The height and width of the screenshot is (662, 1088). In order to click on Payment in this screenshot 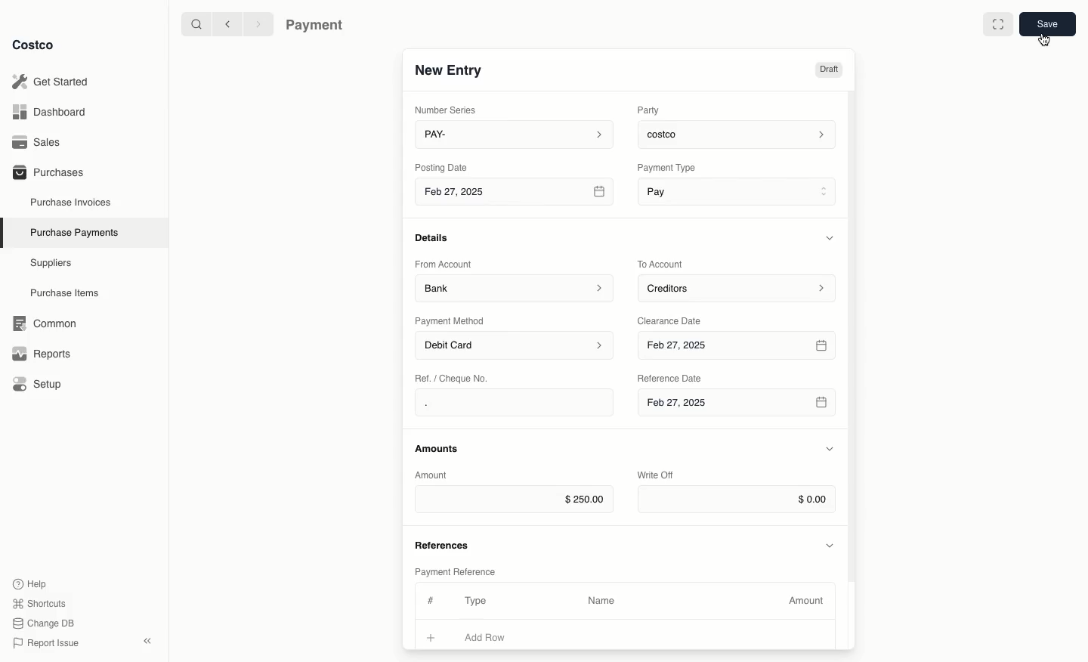, I will do `click(318, 26)`.